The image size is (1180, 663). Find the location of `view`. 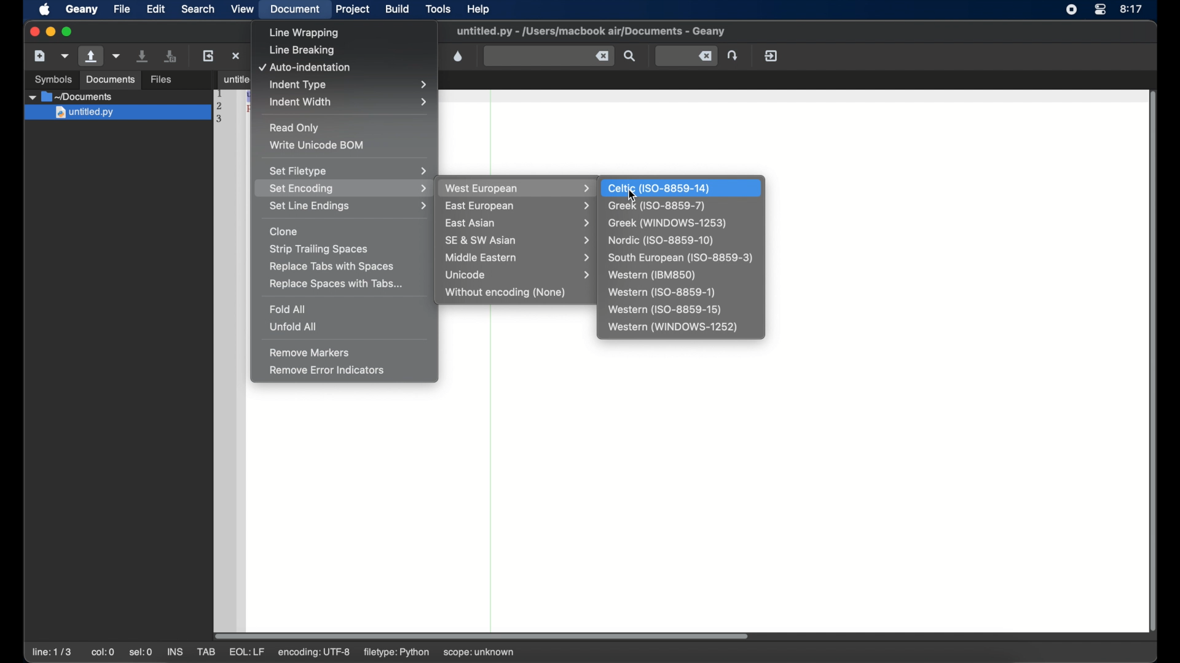

view is located at coordinates (242, 9).